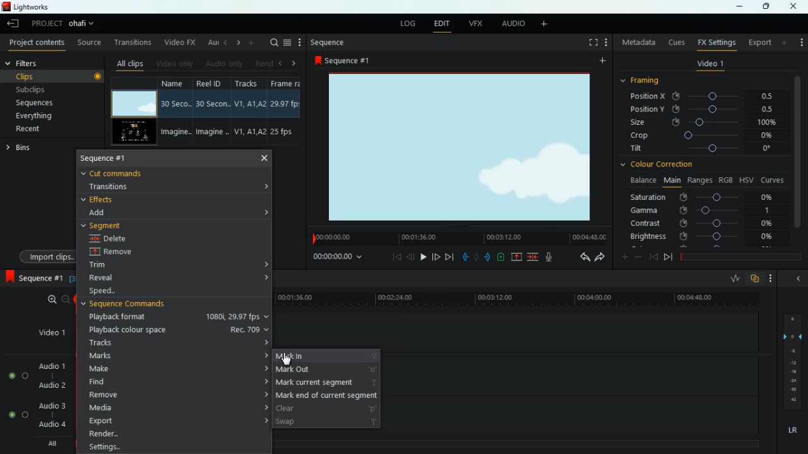 The image size is (808, 454). What do you see at coordinates (733, 280) in the screenshot?
I see `rate` at bounding box center [733, 280].